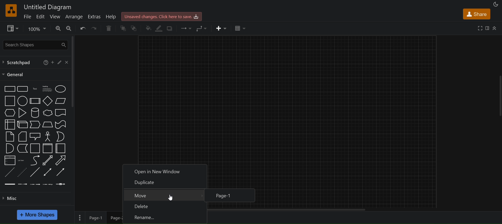 The height and width of the screenshot is (224, 502). What do you see at coordinates (135, 29) in the screenshot?
I see `to back` at bounding box center [135, 29].